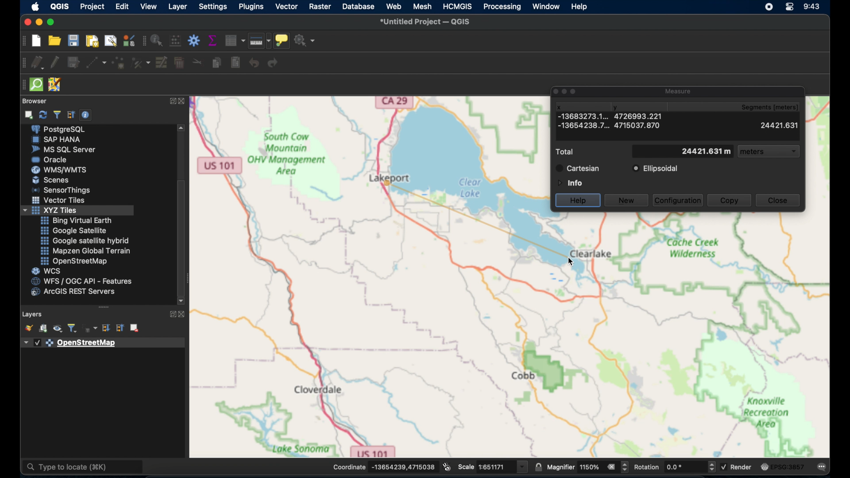  What do you see at coordinates (655, 169) in the screenshot?
I see `ellipsoidal radio button` at bounding box center [655, 169].